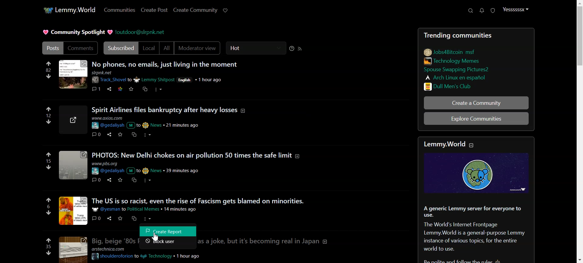  Describe the element at coordinates (97, 179) in the screenshot. I see `comments` at that location.